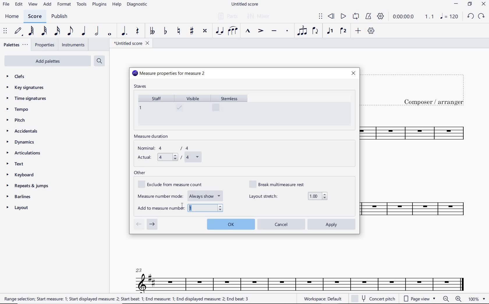  What do you see at coordinates (166, 148) in the screenshot?
I see `nominal` at bounding box center [166, 148].